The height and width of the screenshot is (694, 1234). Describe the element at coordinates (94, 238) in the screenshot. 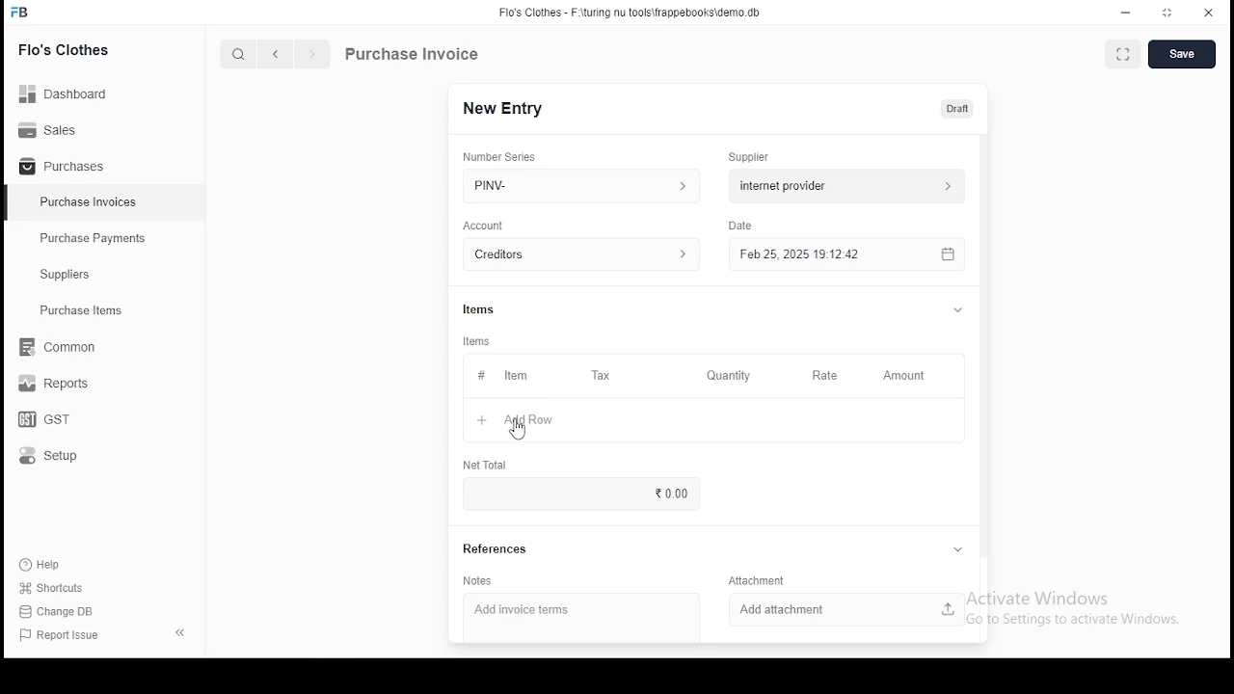

I see `‘Purchase Payments` at that location.